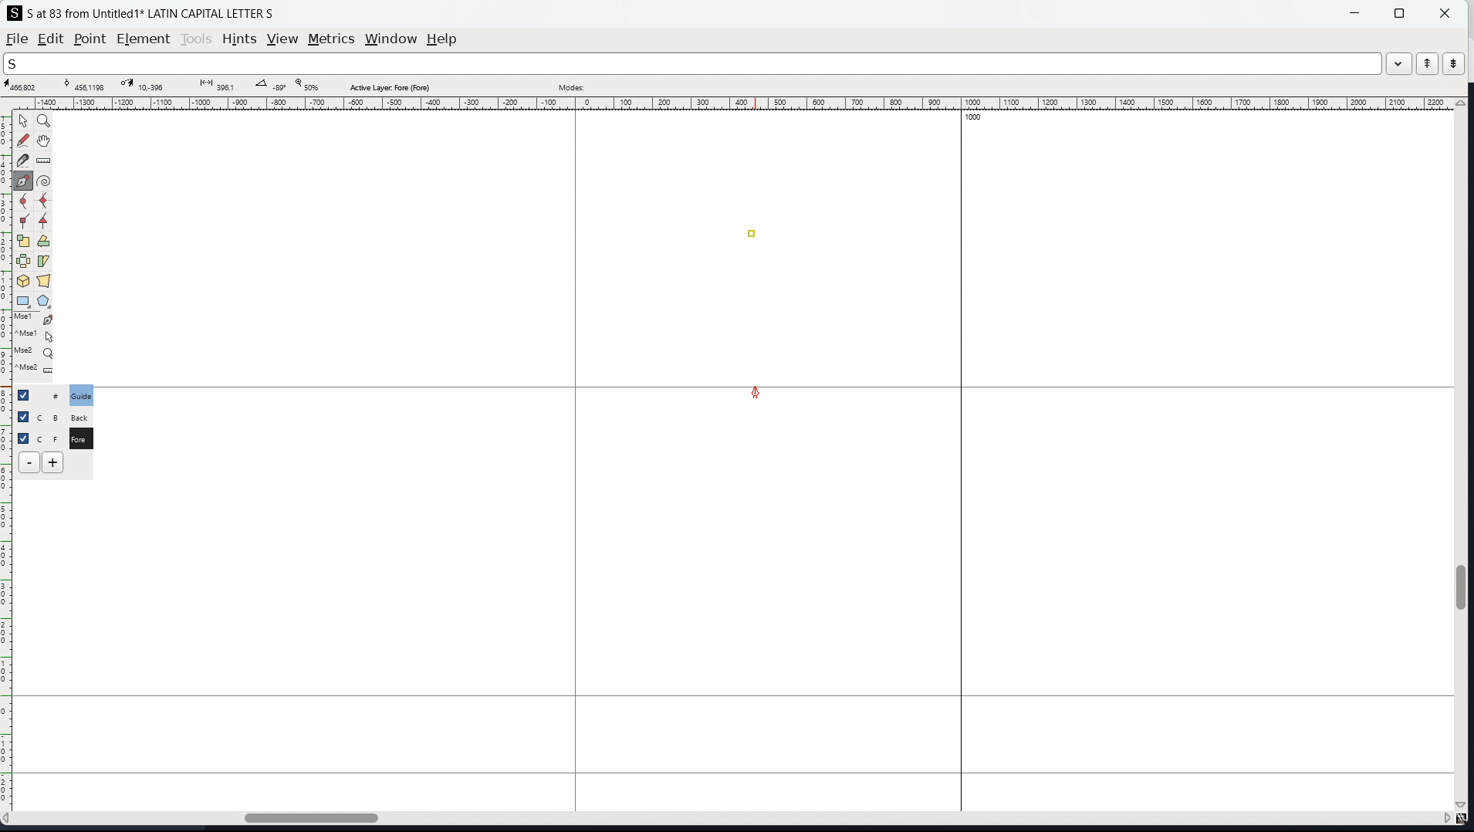  I want to click on close, so click(1443, 12).